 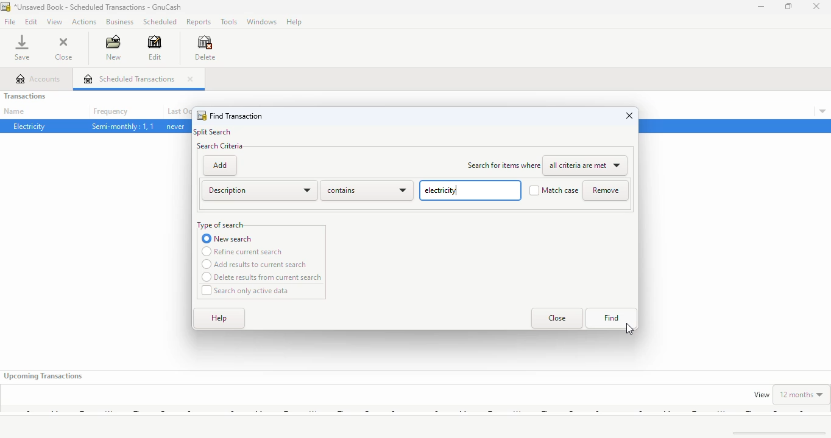 I want to click on minimize, so click(x=761, y=6).